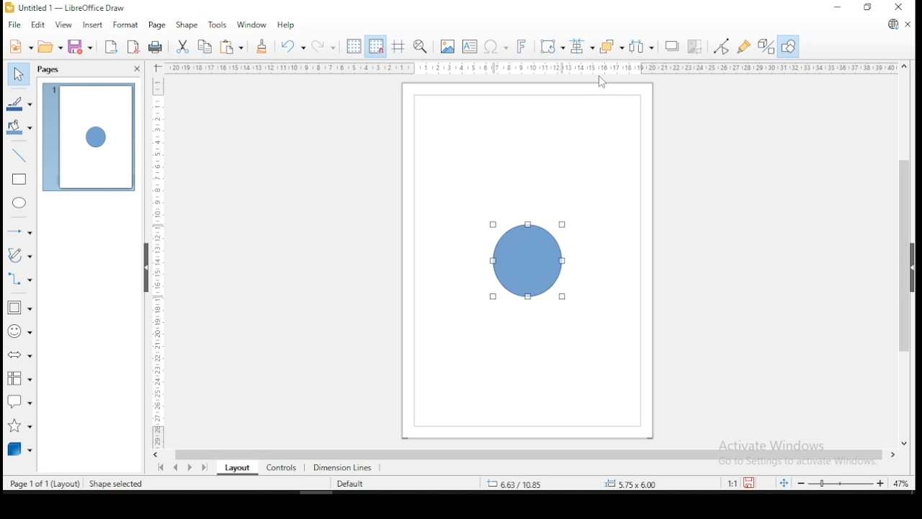  Describe the element at coordinates (643, 46) in the screenshot. I see `select at leat three items to distribute` at that location.